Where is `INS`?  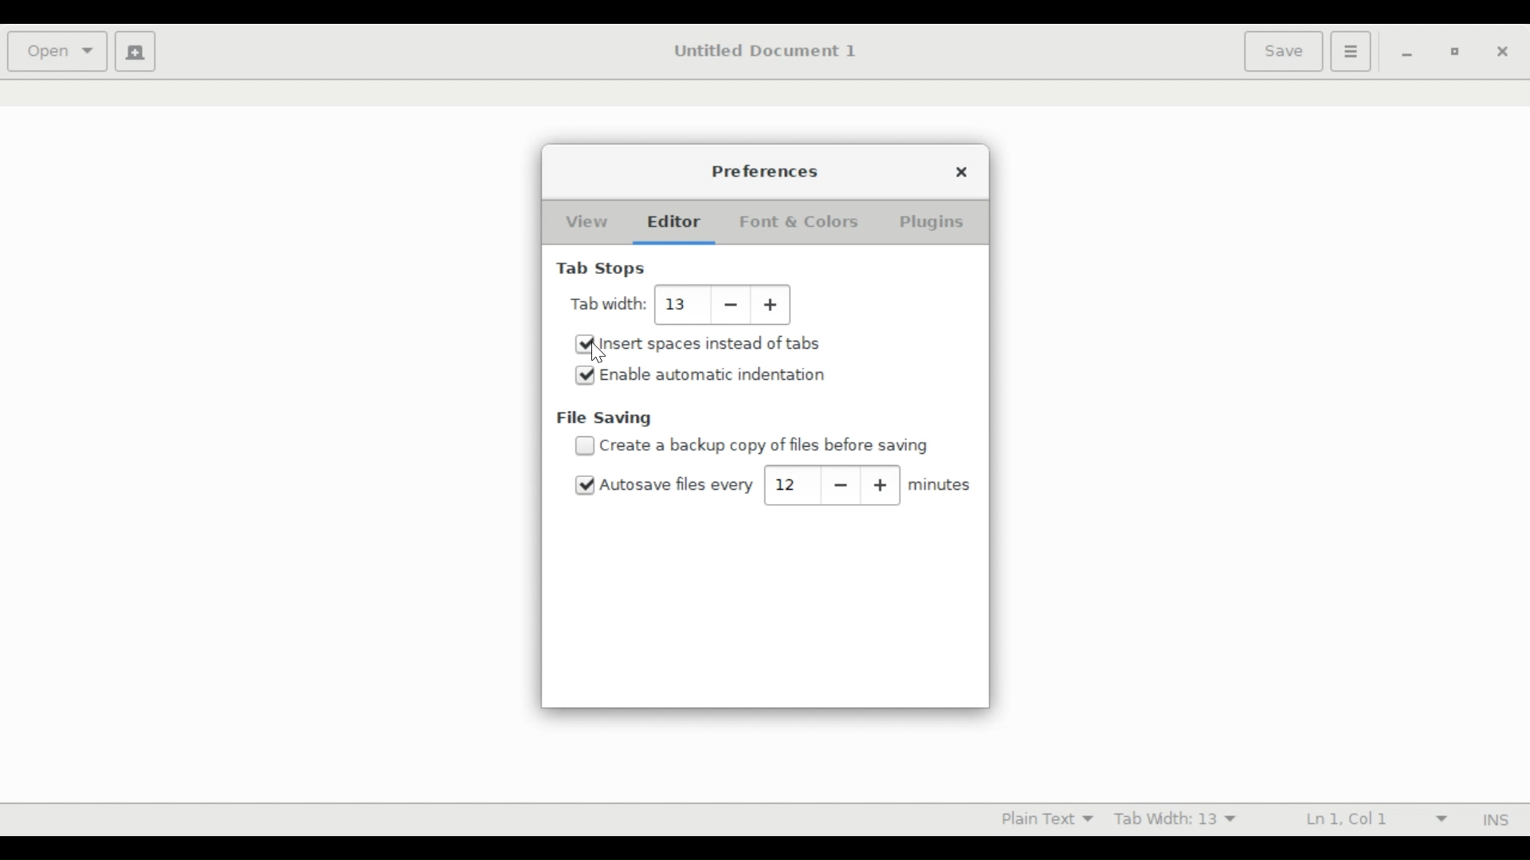
INS is located at coordinates (1495, 820).